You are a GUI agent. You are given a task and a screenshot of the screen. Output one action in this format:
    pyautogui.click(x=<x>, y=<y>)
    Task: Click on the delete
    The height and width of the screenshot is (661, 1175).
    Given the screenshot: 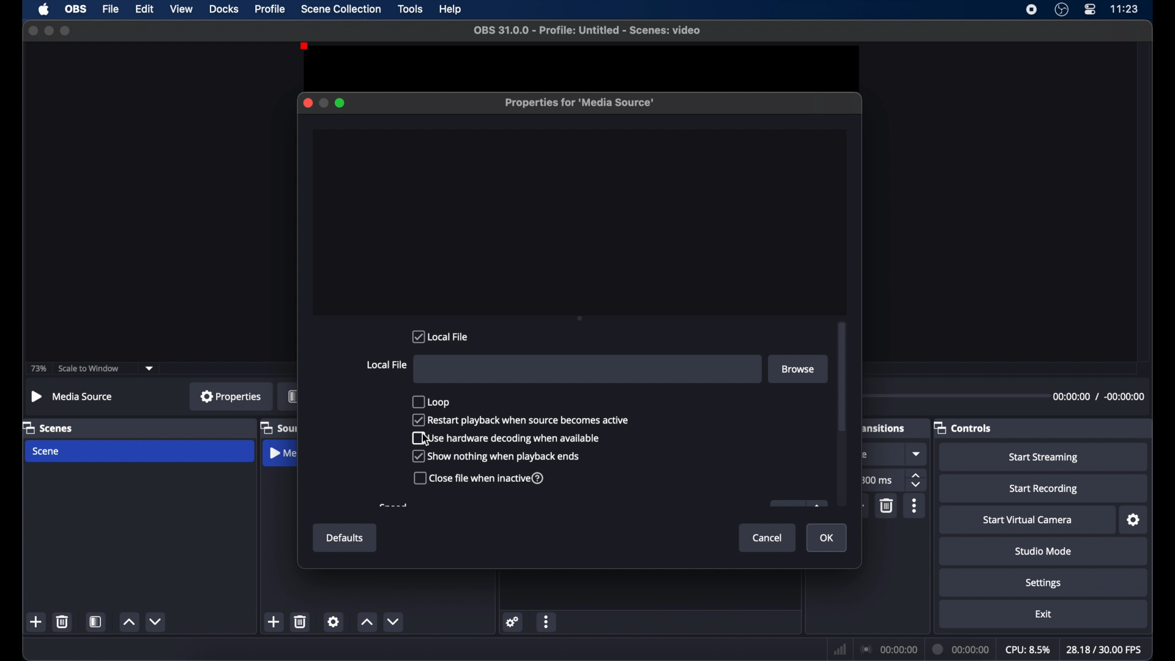 What is the action you would take?
    pyautogui.click(x=62, y=621)
    